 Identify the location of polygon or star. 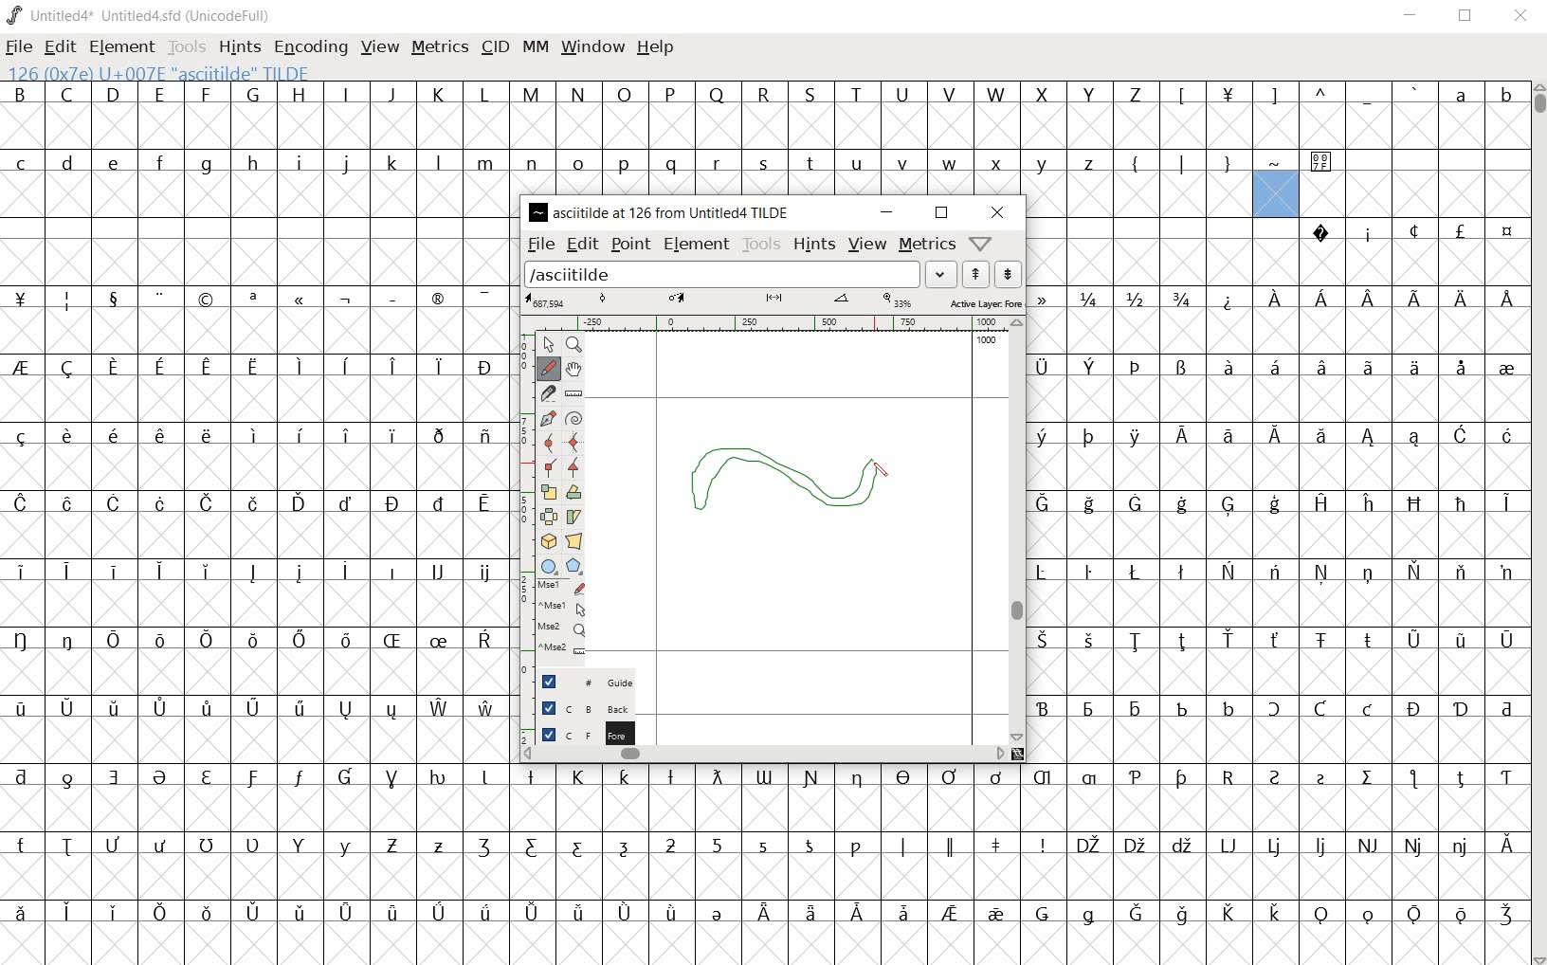
(573, 567).